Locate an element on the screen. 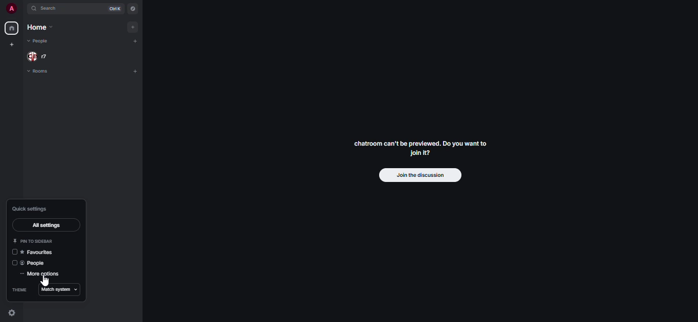 Image resolution: width=698 pixels, height=322 pixels. more options is located at coordinates (42, 274).